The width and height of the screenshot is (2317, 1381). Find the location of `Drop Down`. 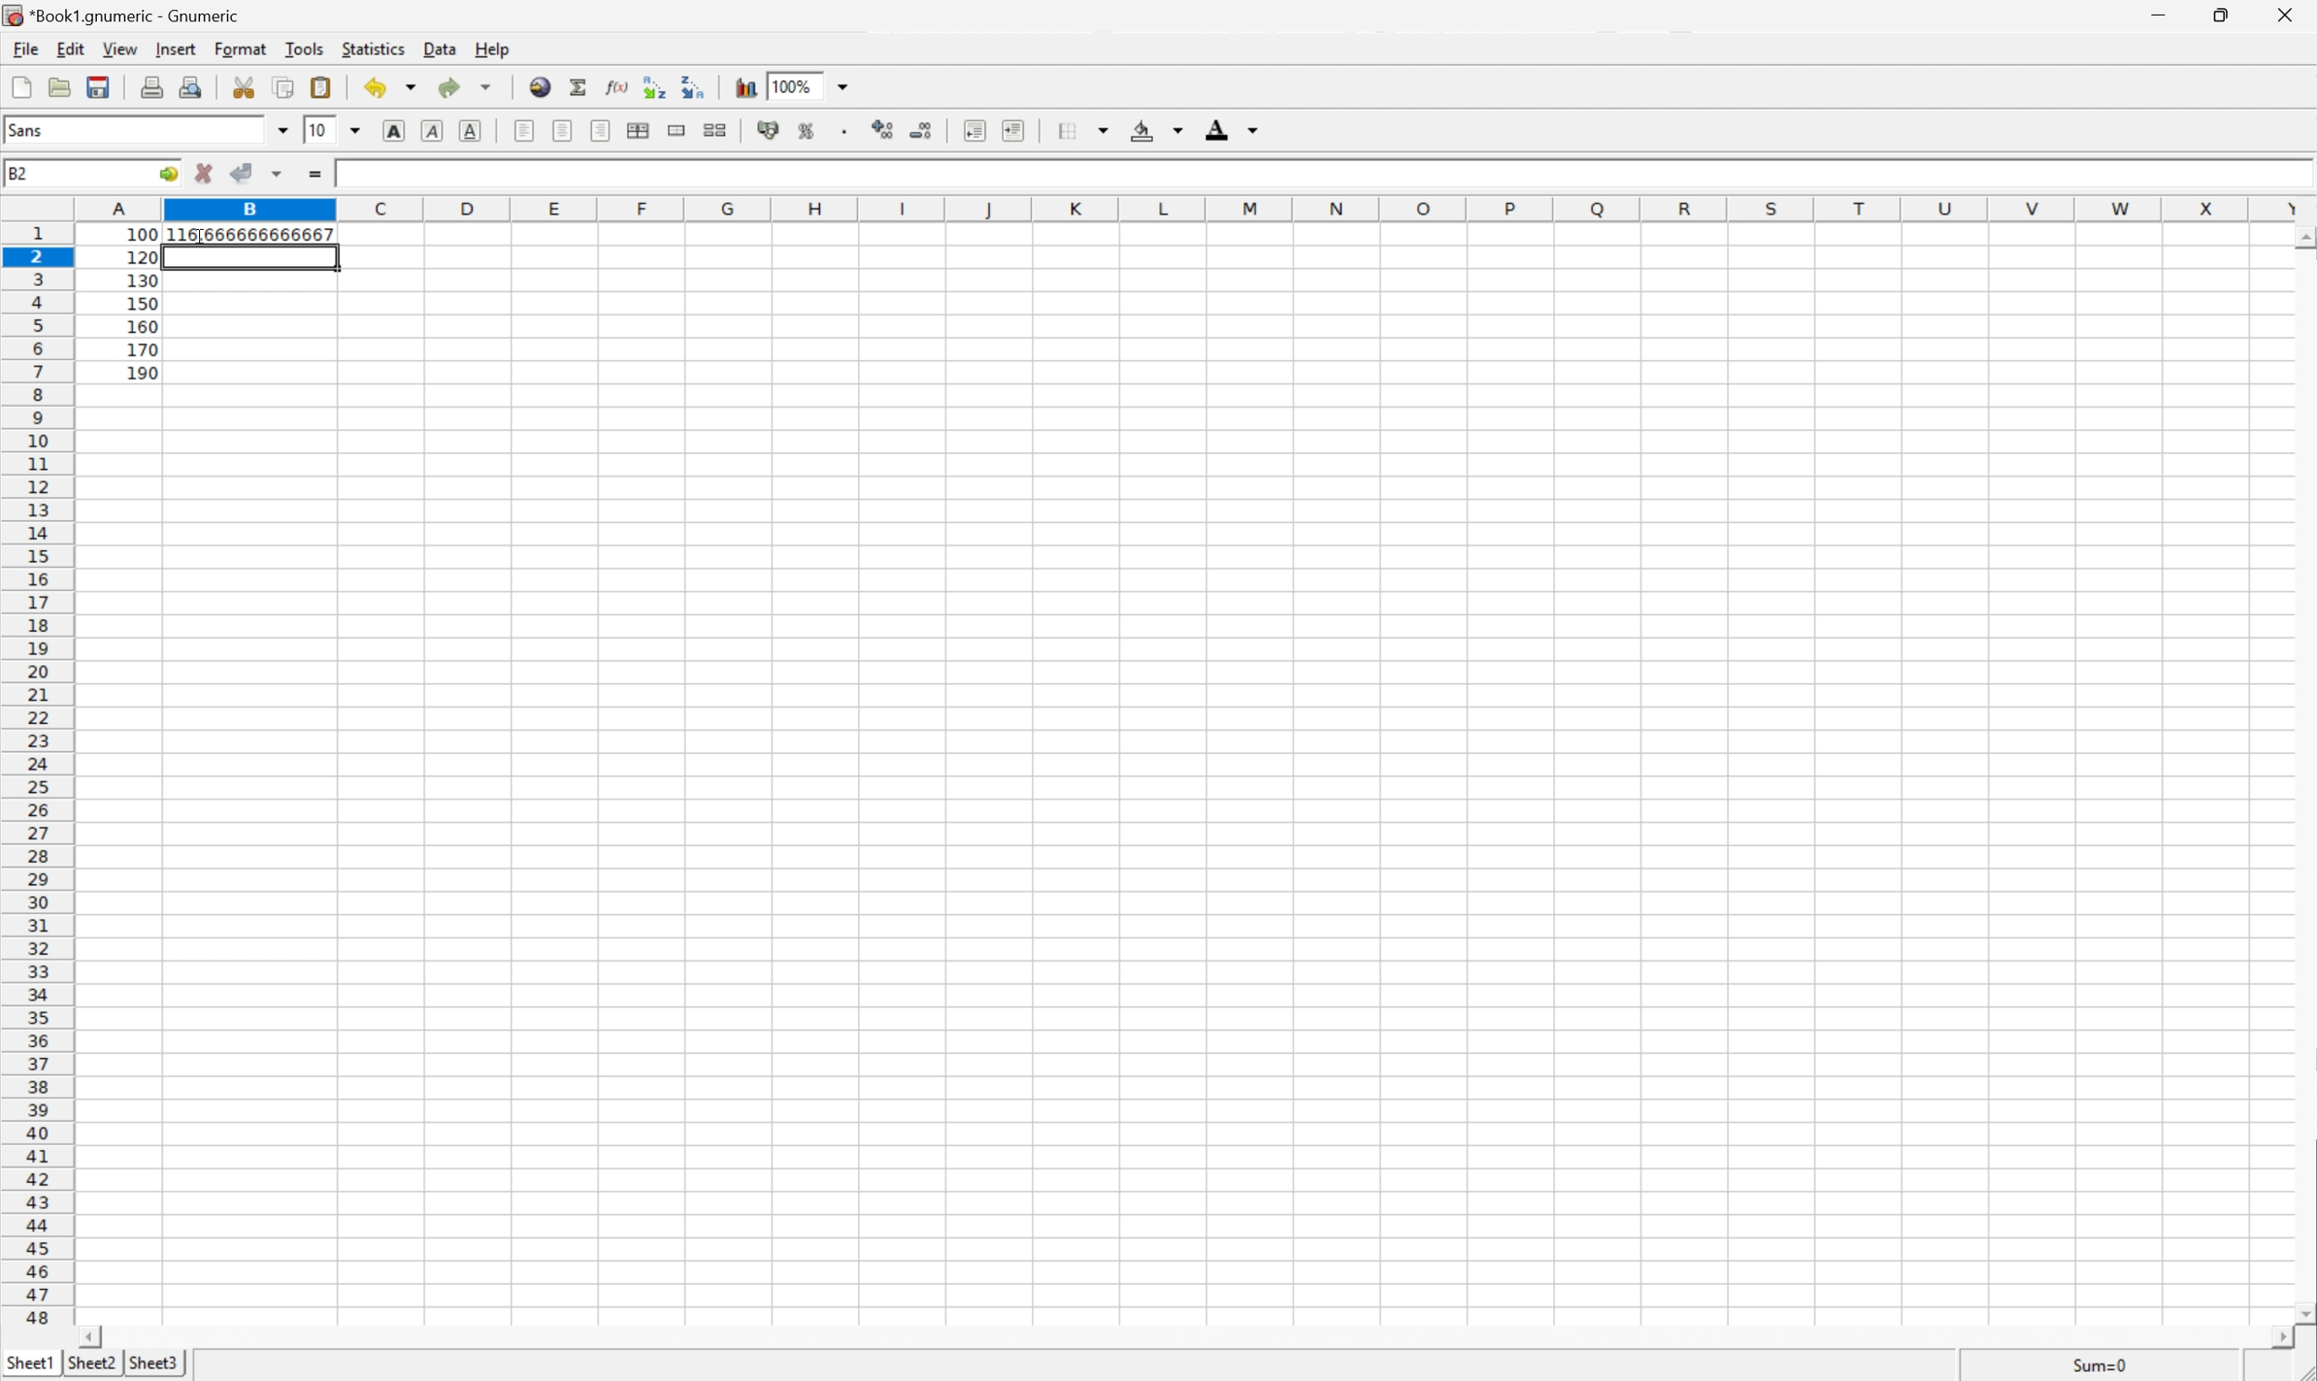

Drop Down is located at coordinates (358, 130).